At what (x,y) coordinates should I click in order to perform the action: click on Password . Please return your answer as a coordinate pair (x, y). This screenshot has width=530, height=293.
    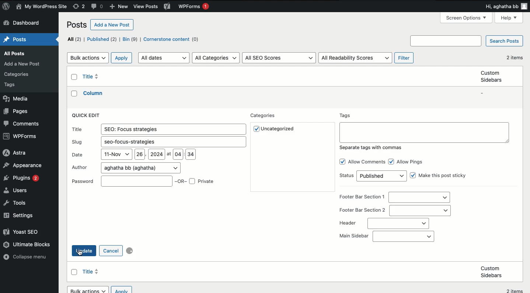
    Looking at the image, I should click on (136, 181).